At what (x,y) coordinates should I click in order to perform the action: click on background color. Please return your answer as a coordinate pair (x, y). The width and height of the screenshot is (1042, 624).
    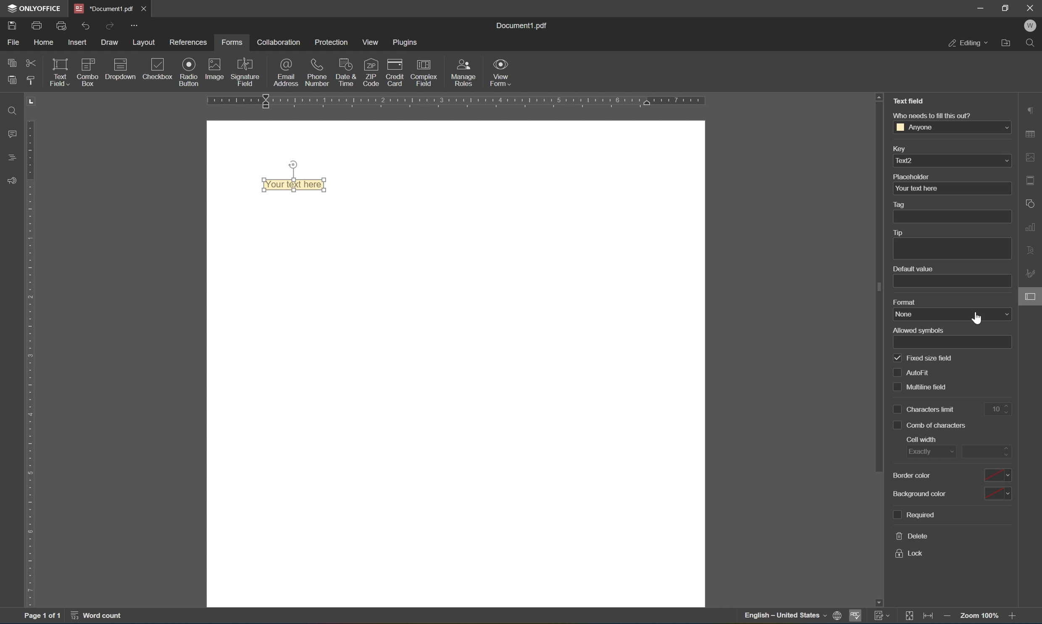
    Looking at the image, I should click on (923, 495).